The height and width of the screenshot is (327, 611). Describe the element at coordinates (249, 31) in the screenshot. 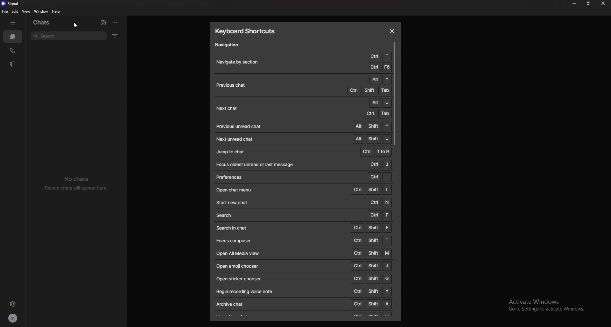

I see `keyboard shortcuts` at that location.